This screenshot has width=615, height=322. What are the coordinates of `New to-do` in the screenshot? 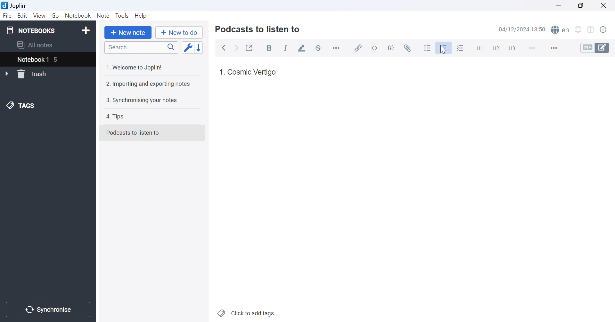 It's located at (181, 33).